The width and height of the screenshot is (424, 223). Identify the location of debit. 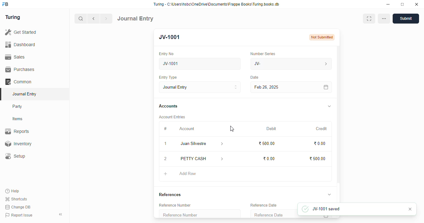
(272, 129).